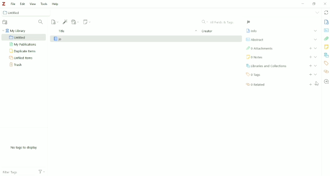  What do you see at coordinates (4, 4) in the screenshot?
I see `Logo` at bounding box center [4, 4].